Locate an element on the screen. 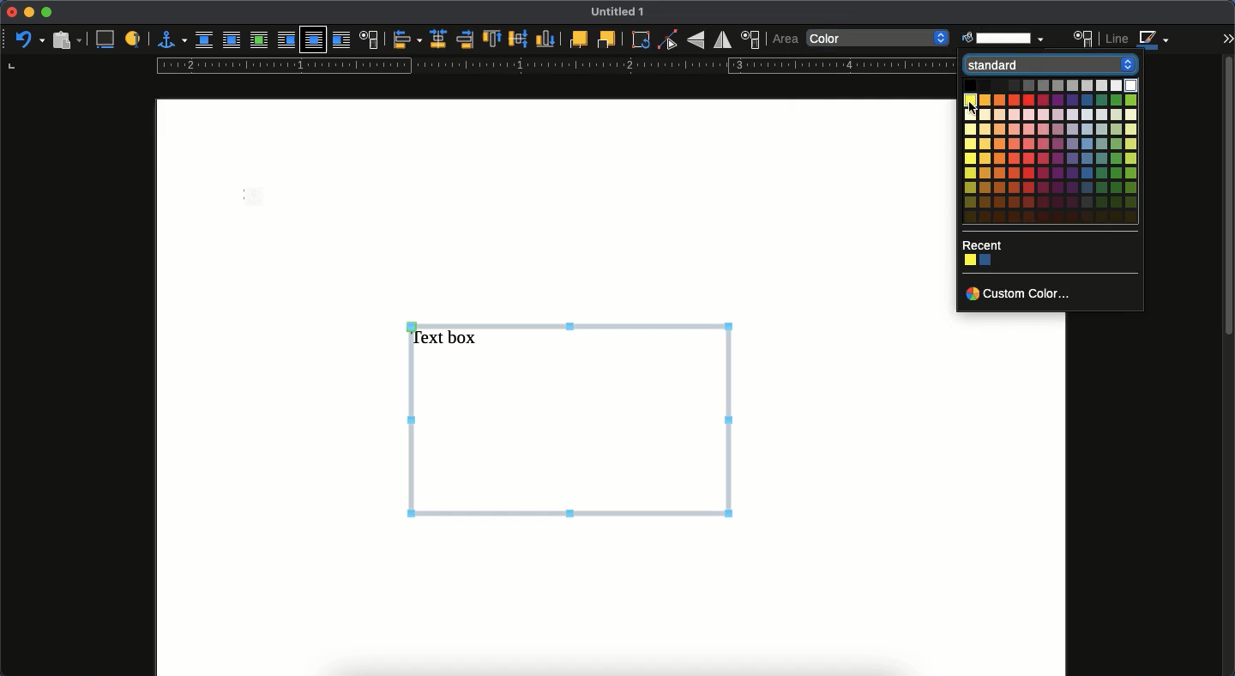  line color is located at coordinates (1139, 41).